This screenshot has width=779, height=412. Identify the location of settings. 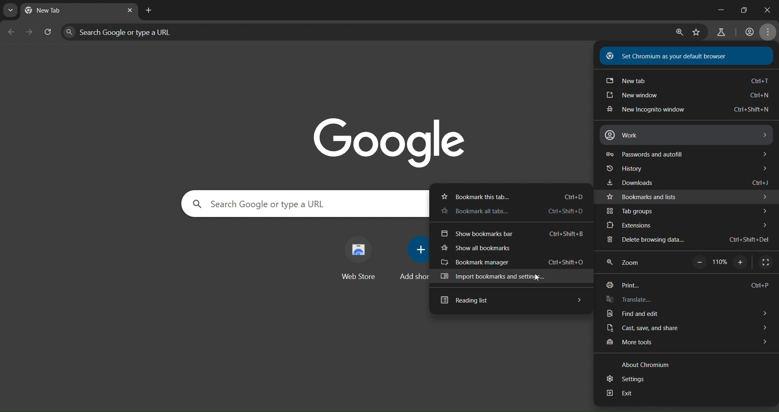
(629, 379).